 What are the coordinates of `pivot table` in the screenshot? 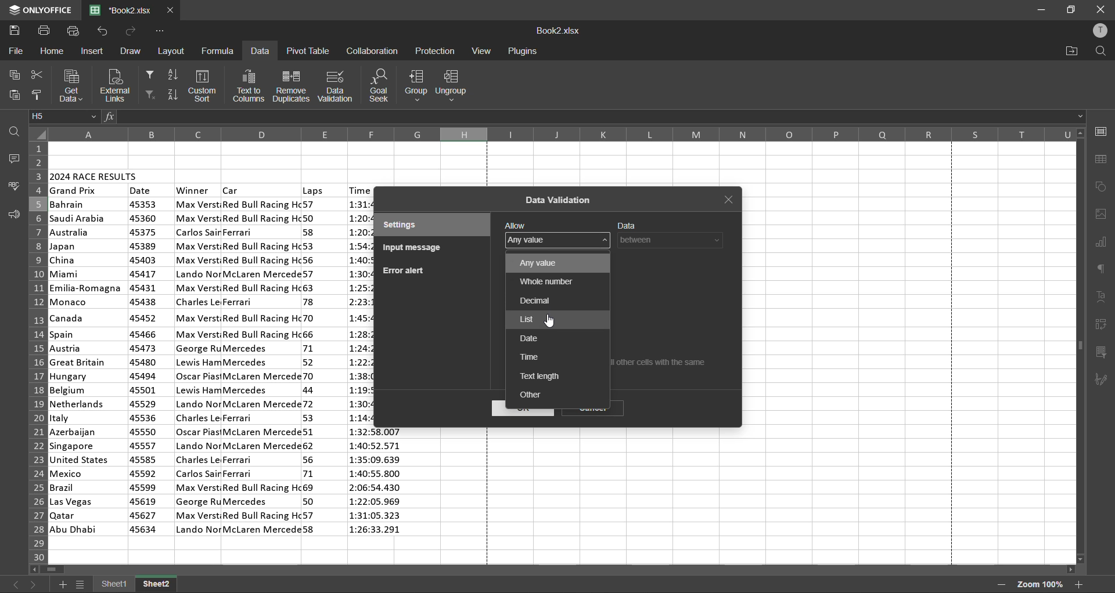 It's located at (307, 50).